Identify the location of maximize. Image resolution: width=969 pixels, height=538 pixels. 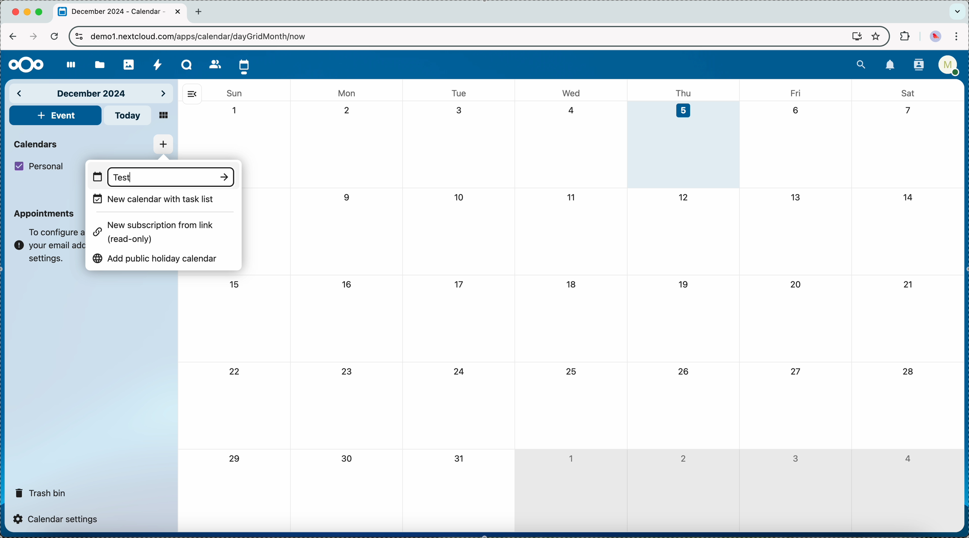
(41, 12).